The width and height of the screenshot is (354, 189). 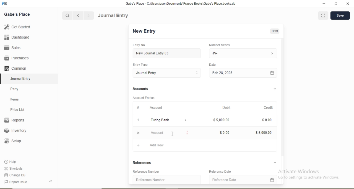 I want to click on minimize, so click(x=323, y=4).